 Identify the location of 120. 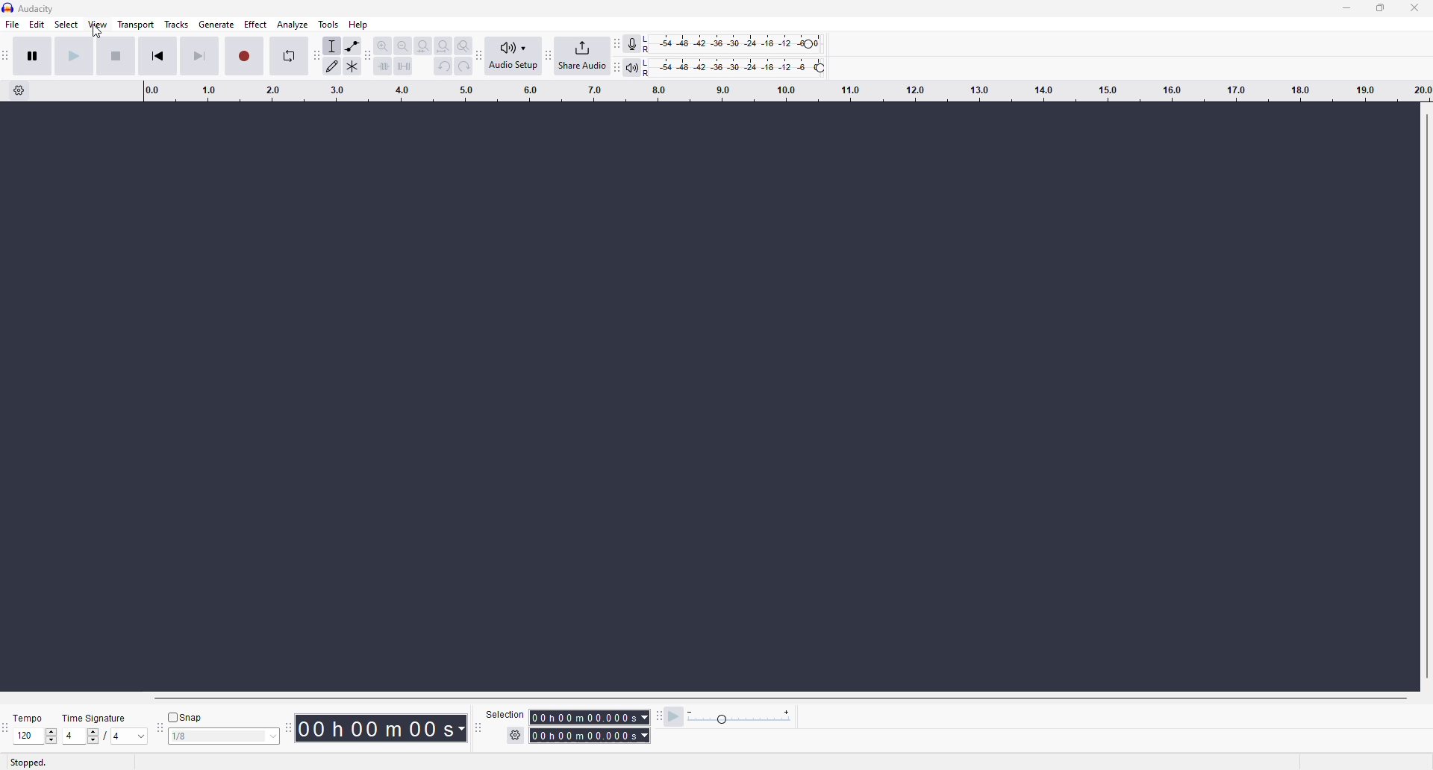
(23, 736).